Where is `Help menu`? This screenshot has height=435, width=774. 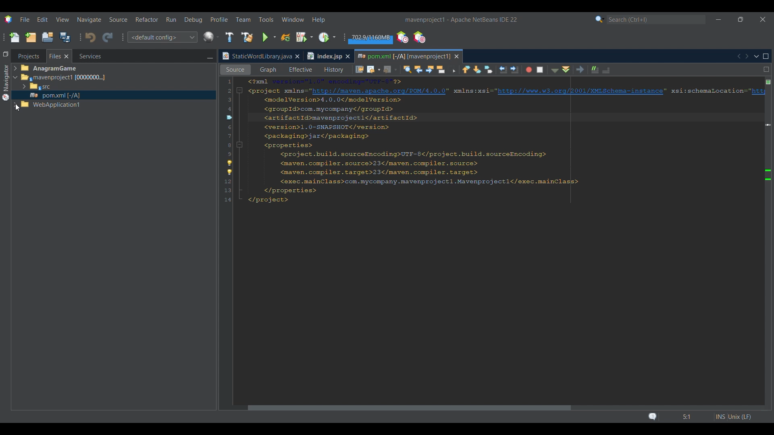 Help menu is located at coordinates (318, 20).